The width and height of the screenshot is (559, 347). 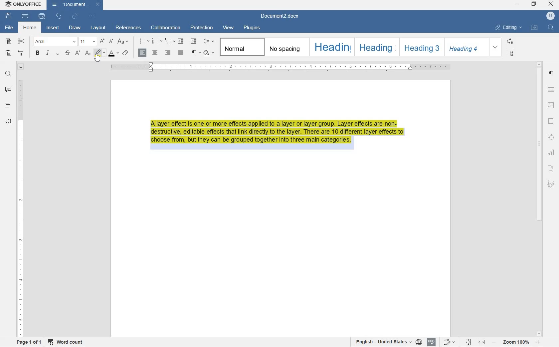 What do you see at coordinates (551, 152) in the screenshot?
I see `chart` at bounding box center [551, 152].